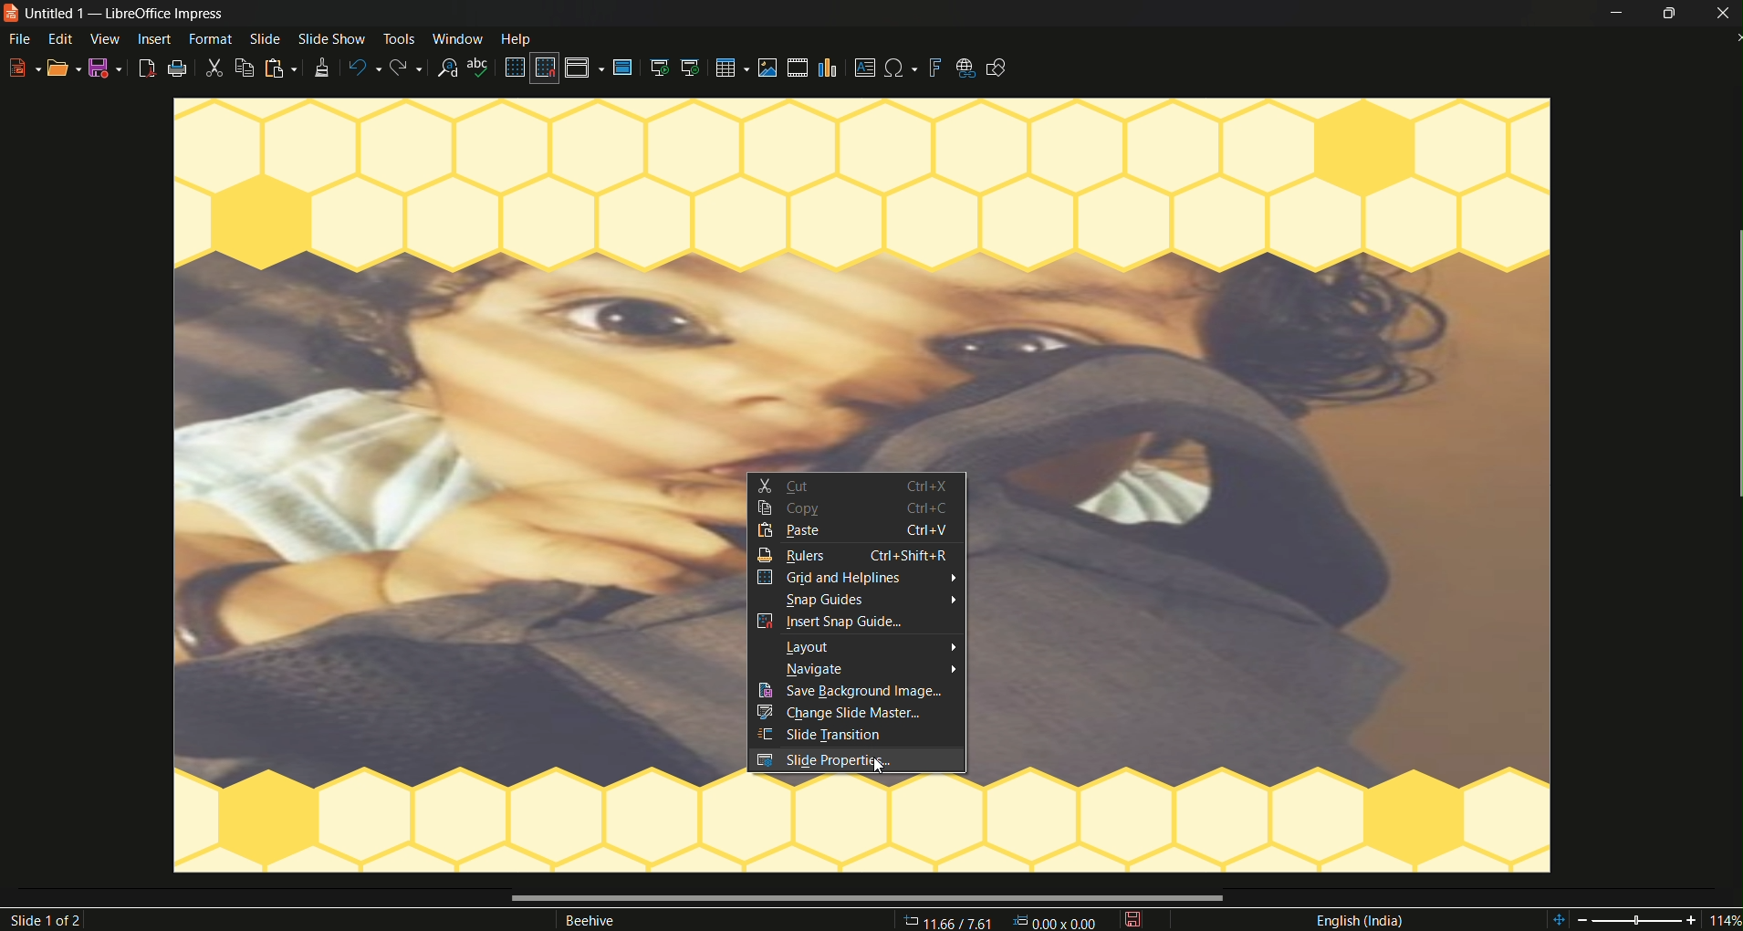 The height and width of the screenshot is (931, 1743). Describe the element at coordinates (330, 39) in the screenshot. I see `slide show` at that location.